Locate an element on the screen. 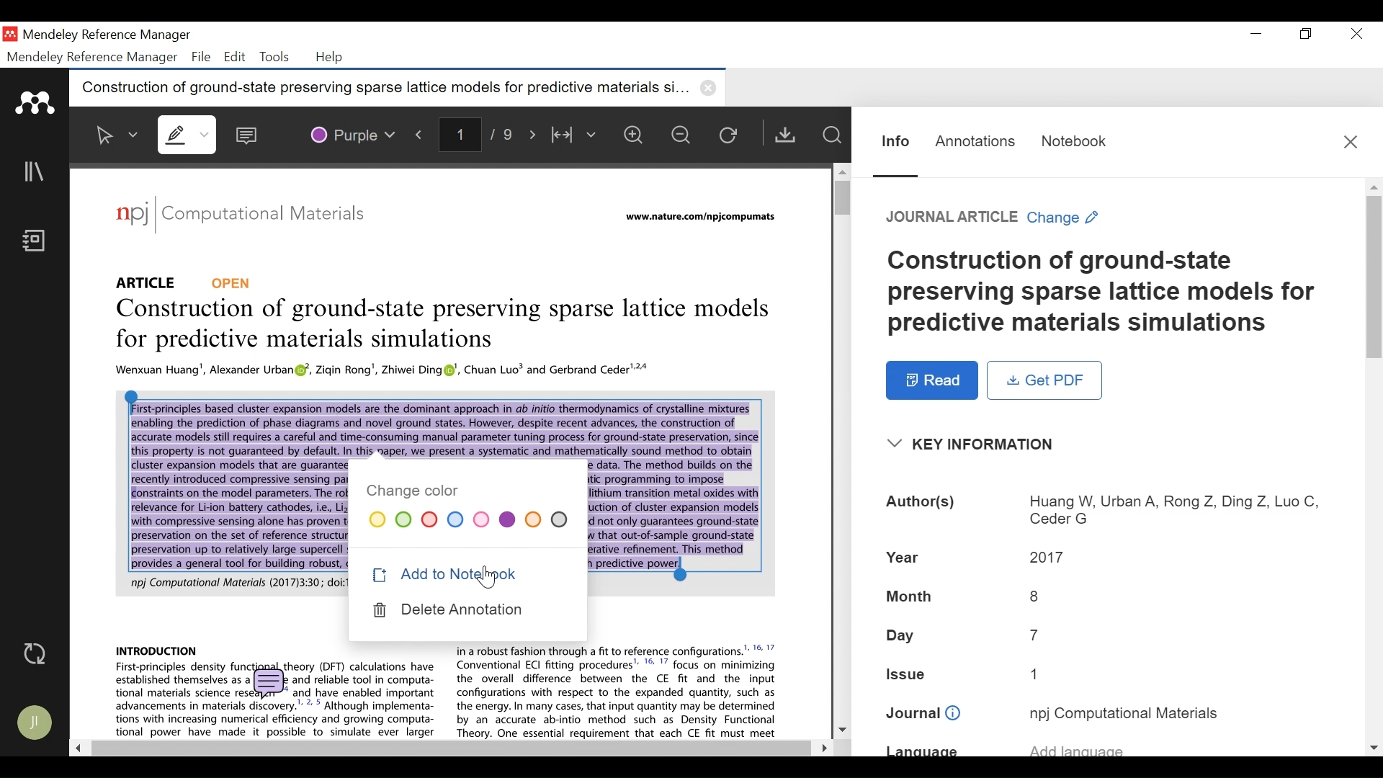 Image resolution: width=1383 pixels, height=778 pixels. Journal is located at coordinates (923, 714).